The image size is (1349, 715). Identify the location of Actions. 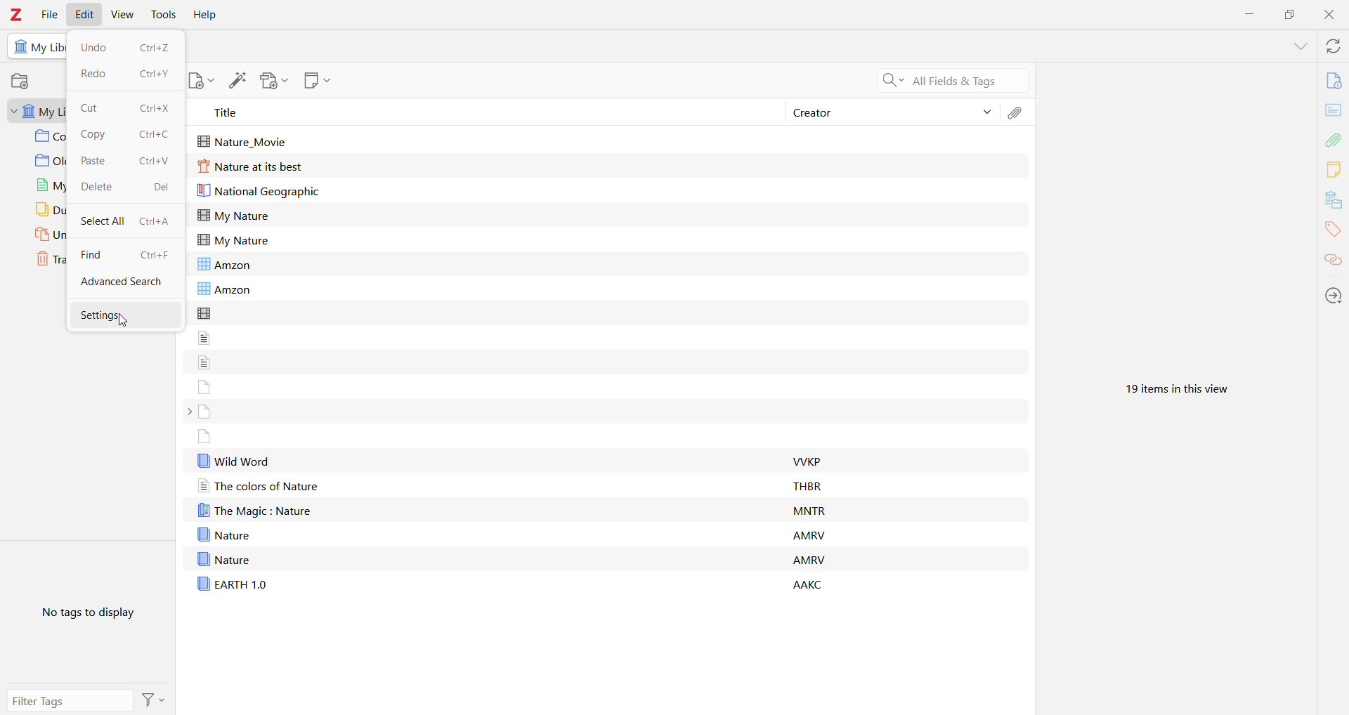
(156, 699).